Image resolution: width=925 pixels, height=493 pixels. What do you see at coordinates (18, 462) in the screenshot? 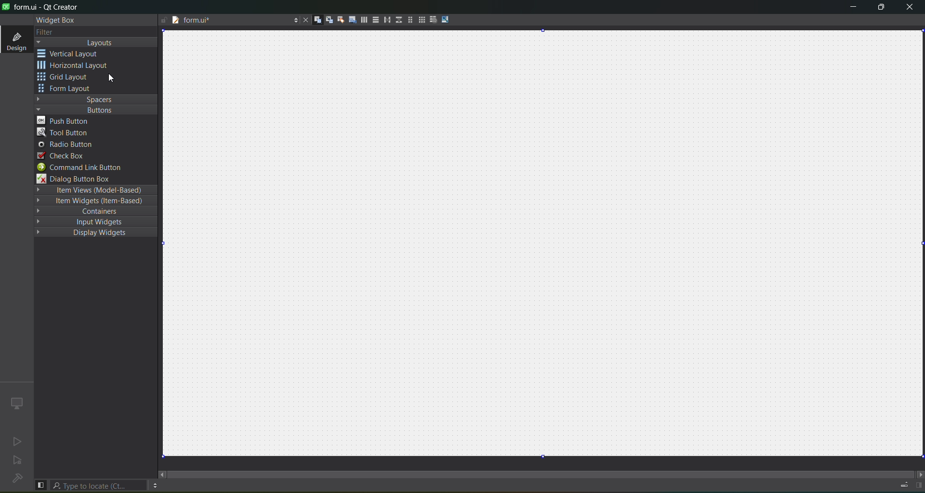
I see `no active project` at bounding box center [18, 462].